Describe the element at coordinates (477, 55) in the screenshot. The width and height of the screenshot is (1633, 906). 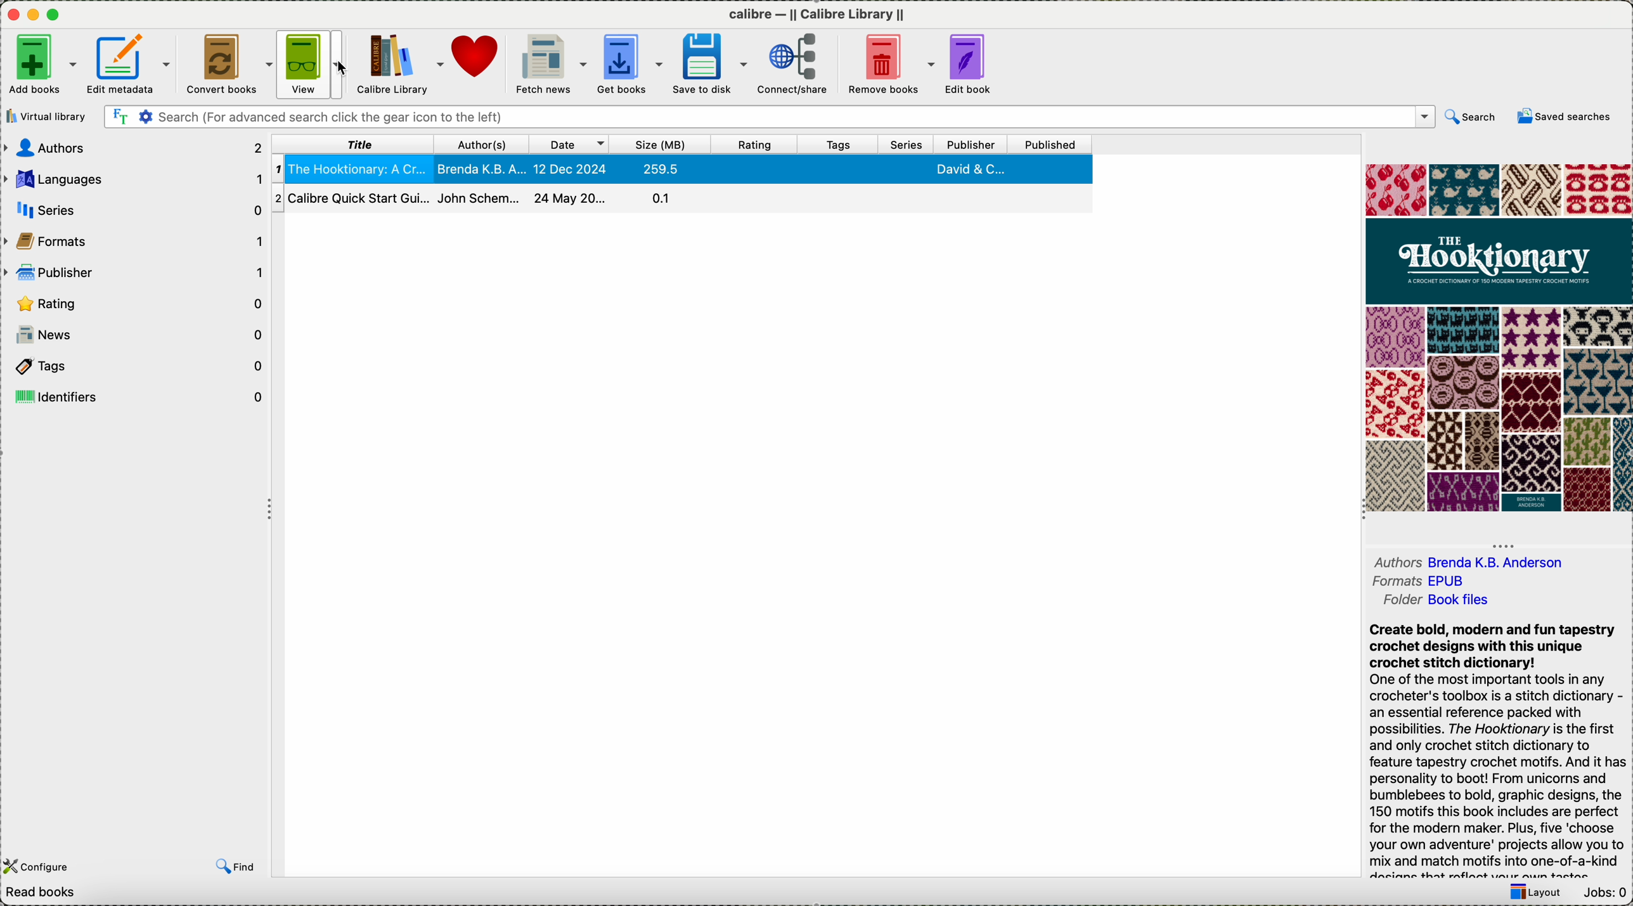
I see `donate` at that location.